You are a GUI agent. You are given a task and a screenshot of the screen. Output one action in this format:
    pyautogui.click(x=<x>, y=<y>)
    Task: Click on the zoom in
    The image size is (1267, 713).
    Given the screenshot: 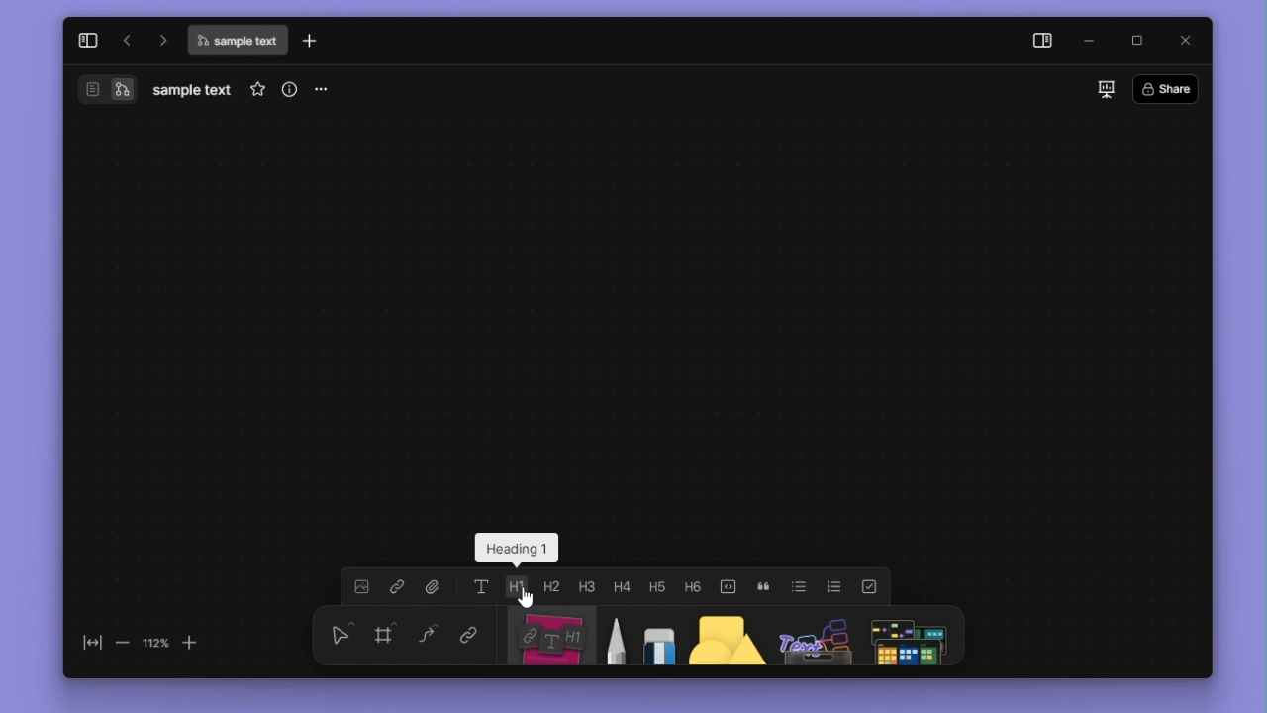 What is the action you would take?
    pyautogui.click(x=189, y=644)
    